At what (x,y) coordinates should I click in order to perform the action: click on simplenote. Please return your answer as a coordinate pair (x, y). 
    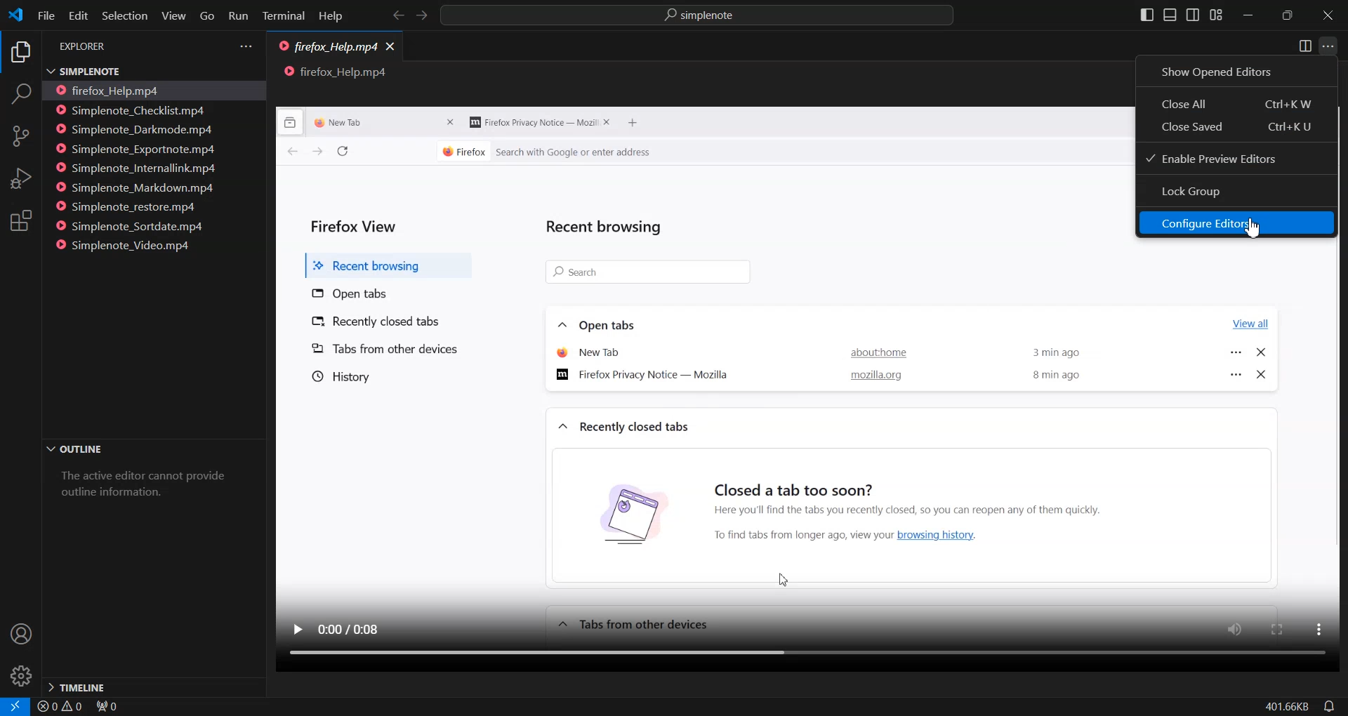
    Looking at the image, I should click on (706, 17).